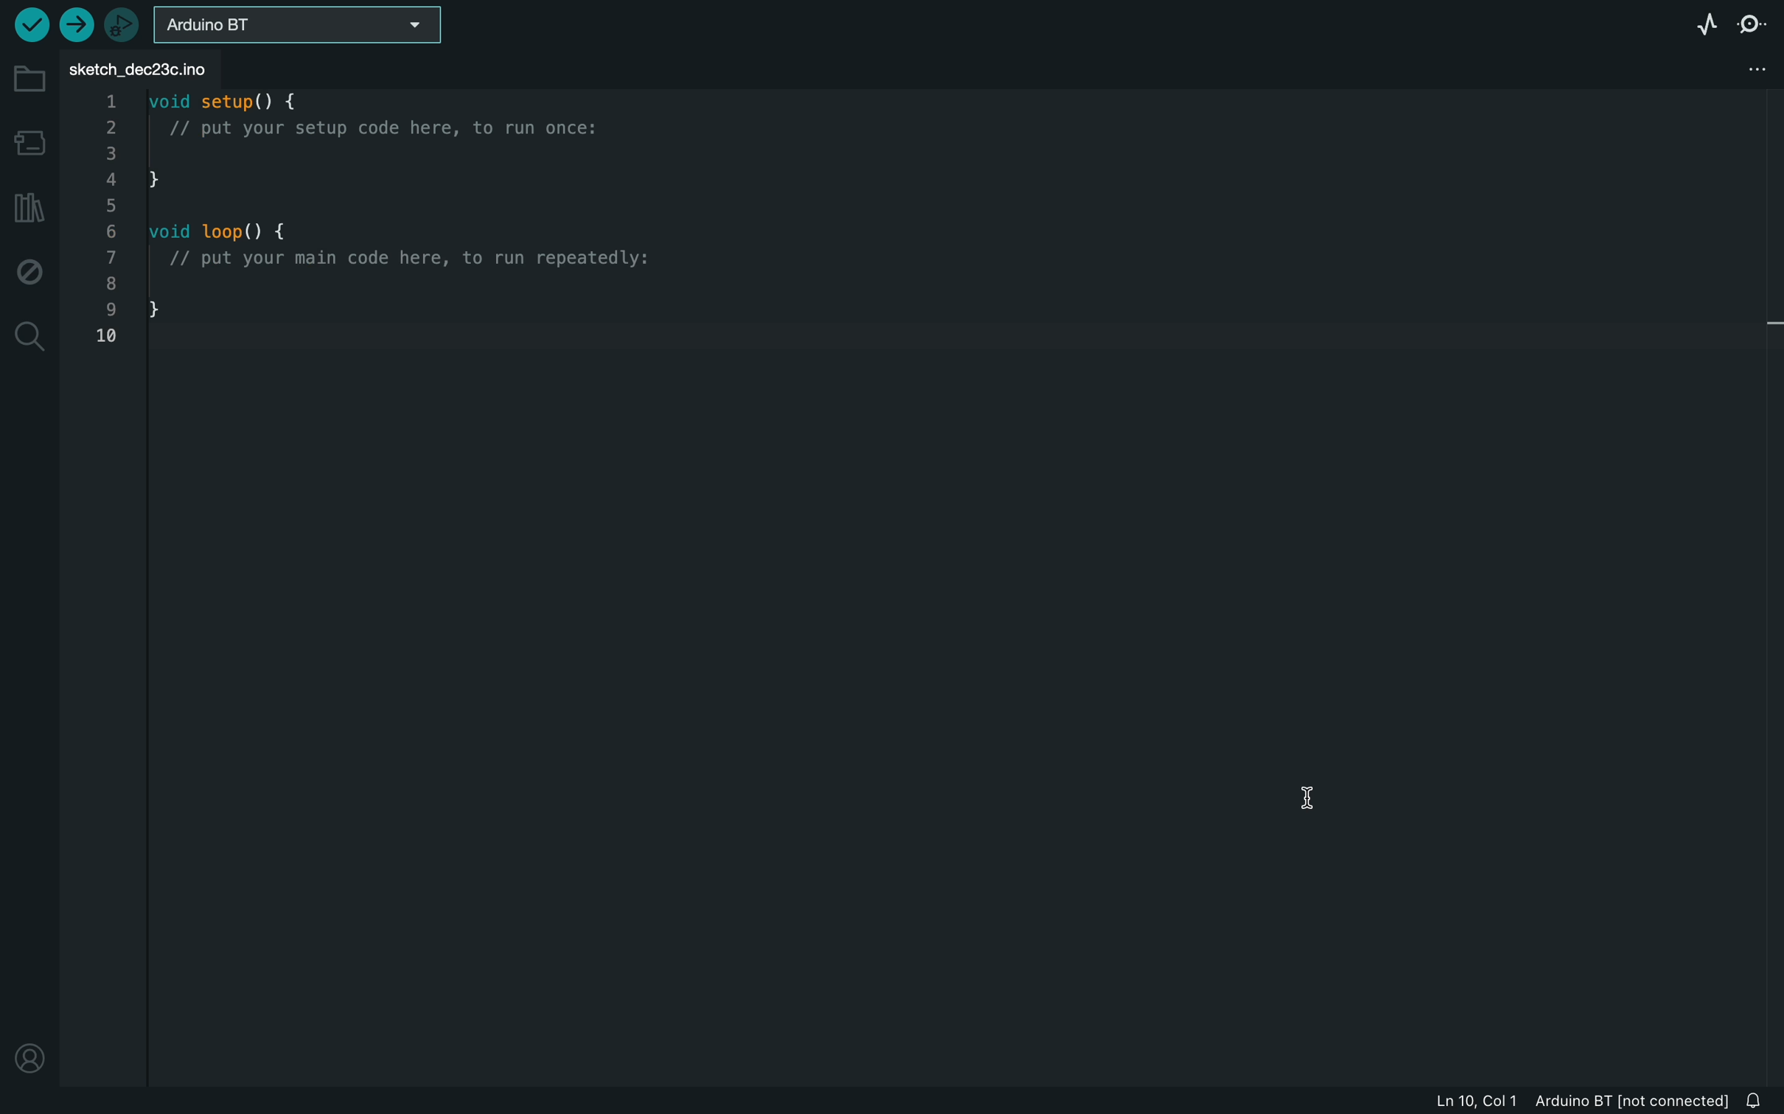  I want to click on debugger, so click(122, 24).